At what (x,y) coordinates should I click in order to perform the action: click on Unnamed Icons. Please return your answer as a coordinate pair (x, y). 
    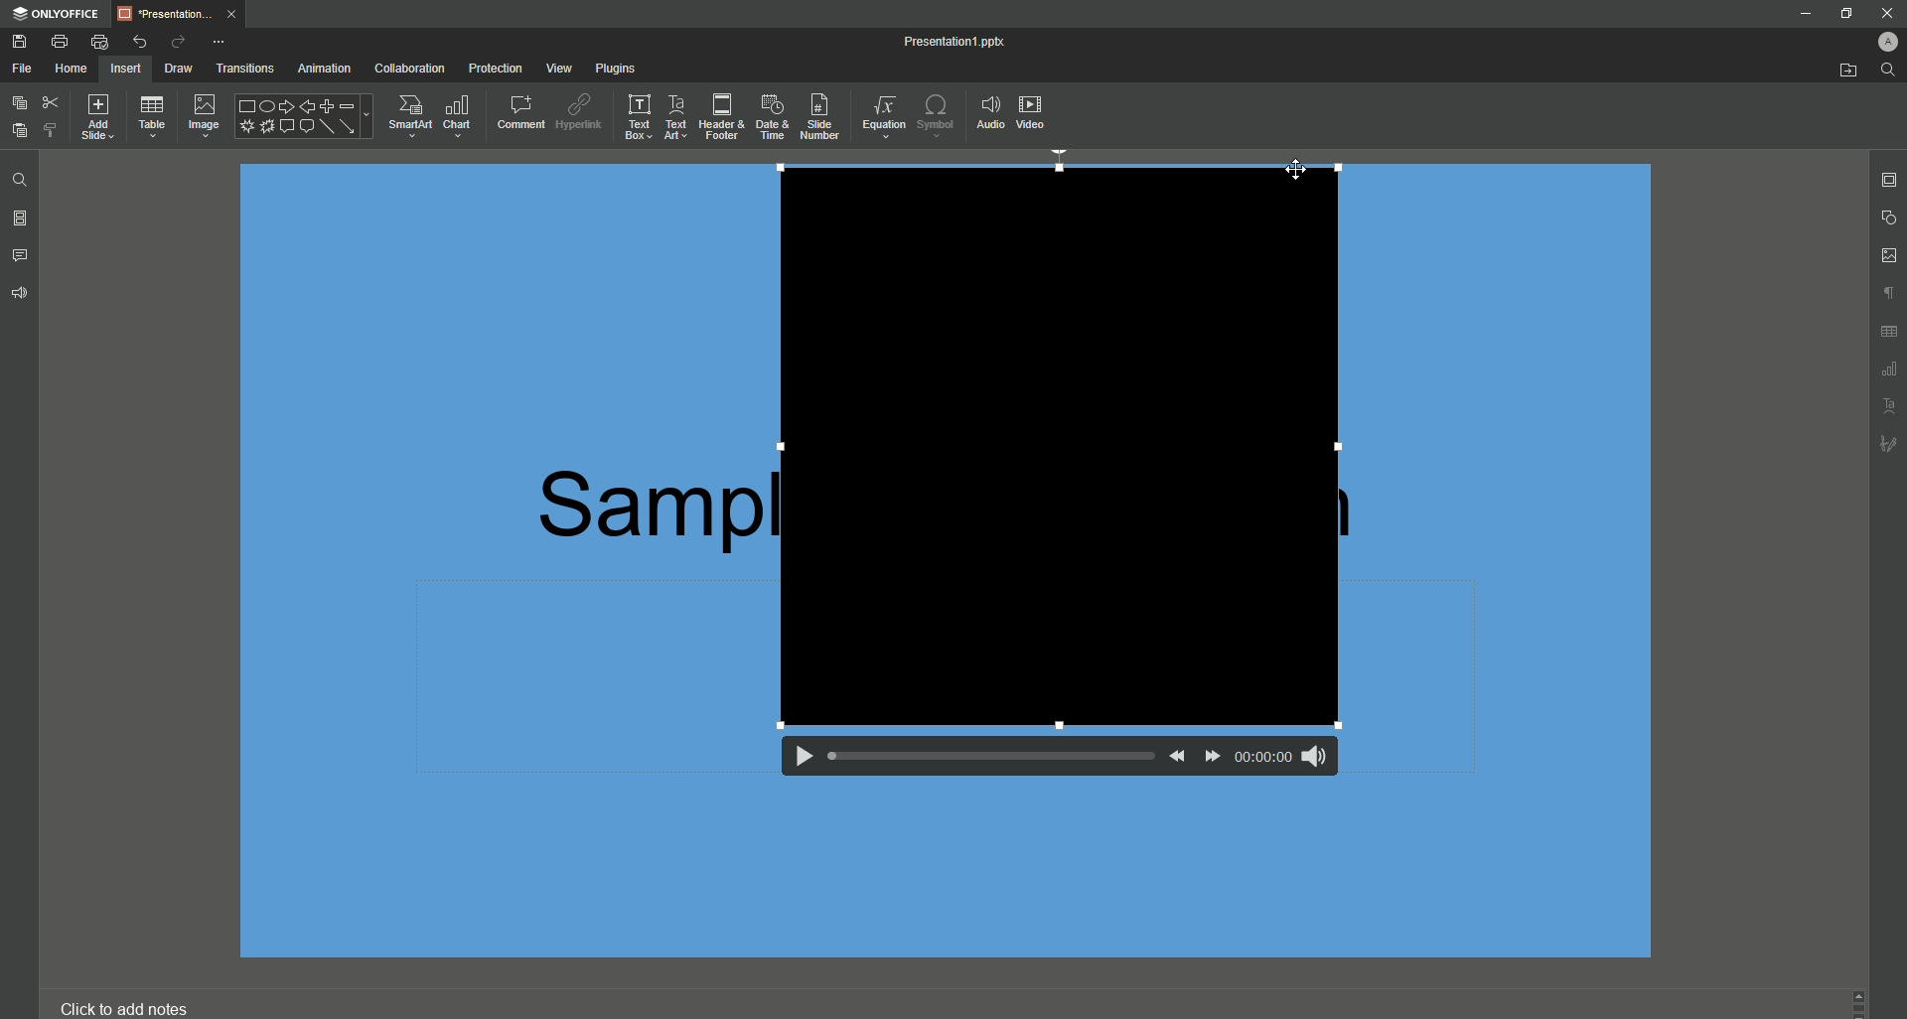
    Looking at the image, I should click on (1884, 371).